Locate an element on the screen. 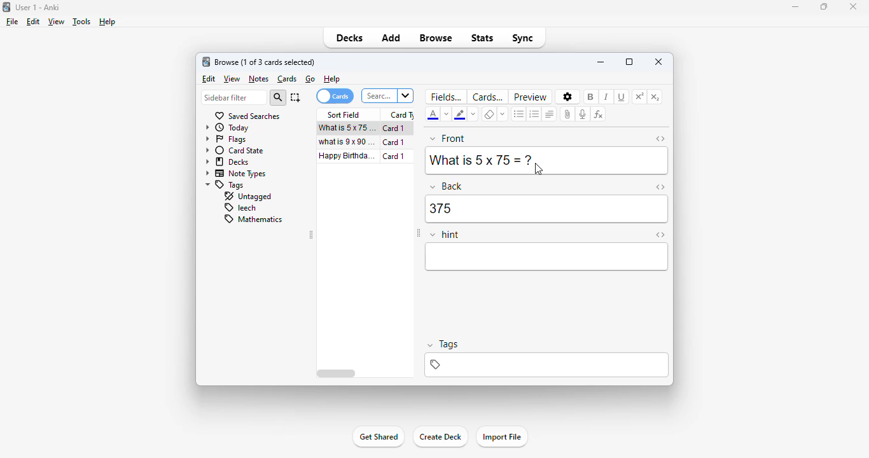 The width and height of the screenshot is (869, 458). editor is located at coordinates (547, 257).